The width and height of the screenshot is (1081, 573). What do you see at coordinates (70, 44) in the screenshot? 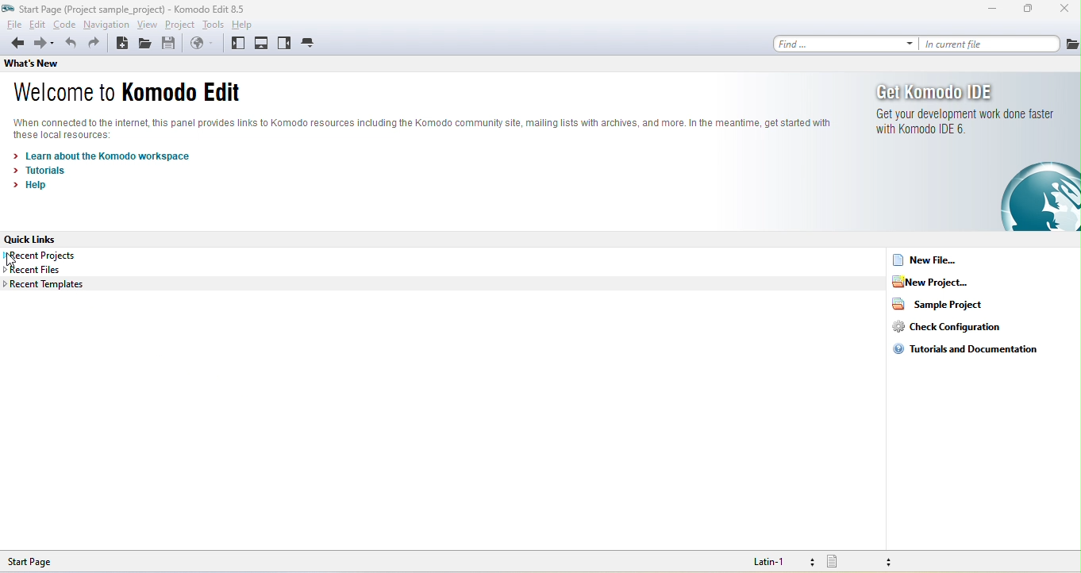
I see `undo` at bounding box center [70, 44].